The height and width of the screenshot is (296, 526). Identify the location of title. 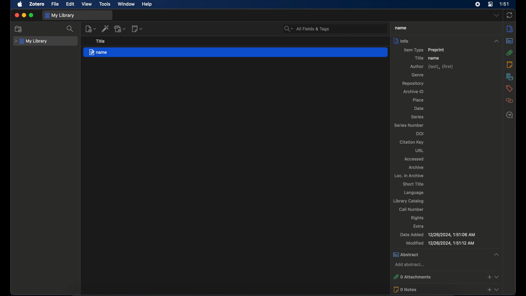
(101, 41).